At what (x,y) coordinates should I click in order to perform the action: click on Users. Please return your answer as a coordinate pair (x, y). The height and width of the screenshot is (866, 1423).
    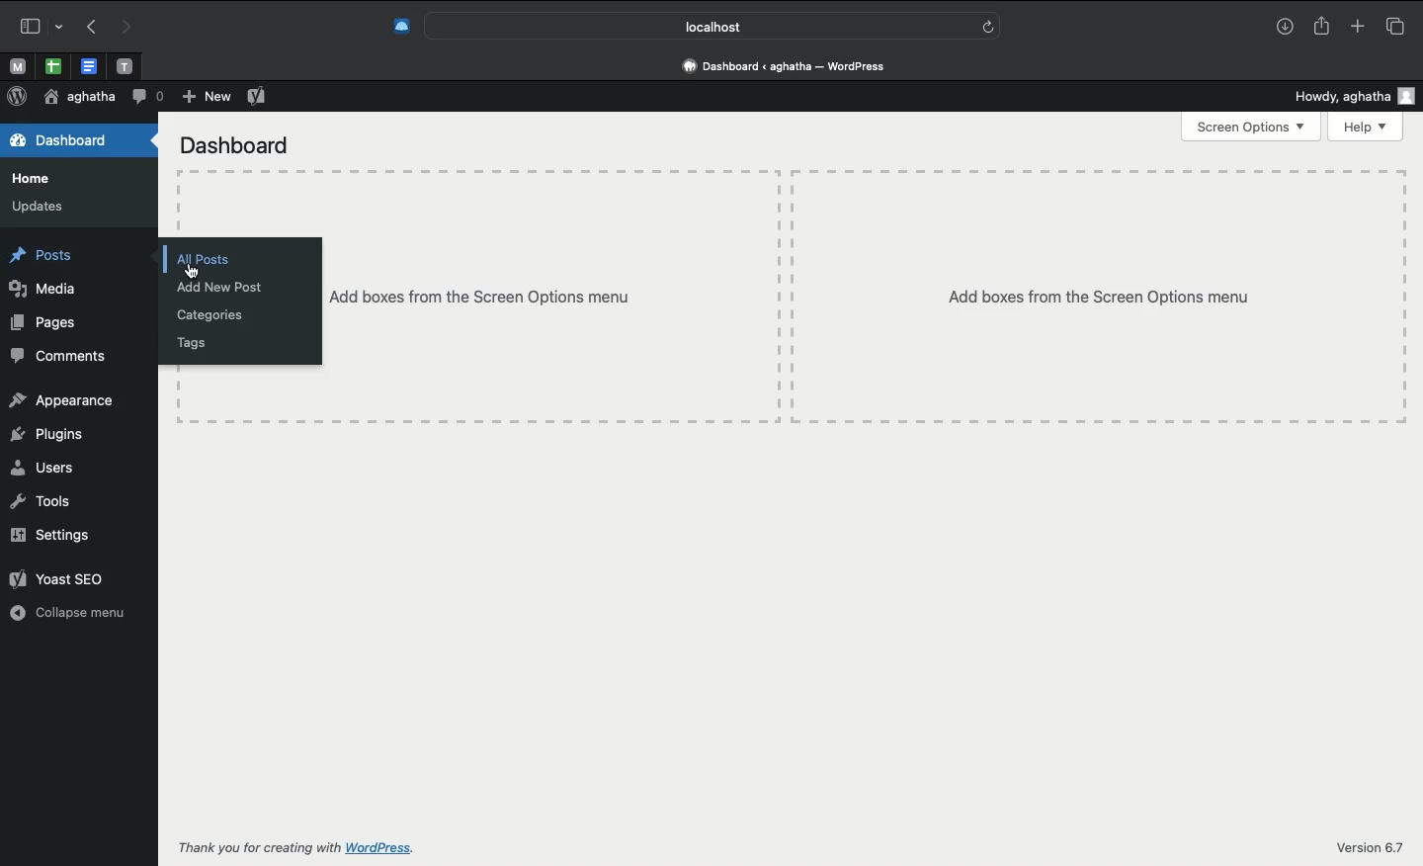
    Looking at the image, I should click on (42, 469).